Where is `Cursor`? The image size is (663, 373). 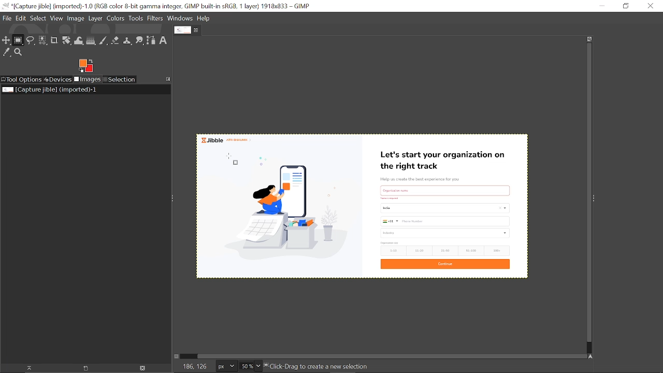 Cursor is located at coordinates (234, 159).